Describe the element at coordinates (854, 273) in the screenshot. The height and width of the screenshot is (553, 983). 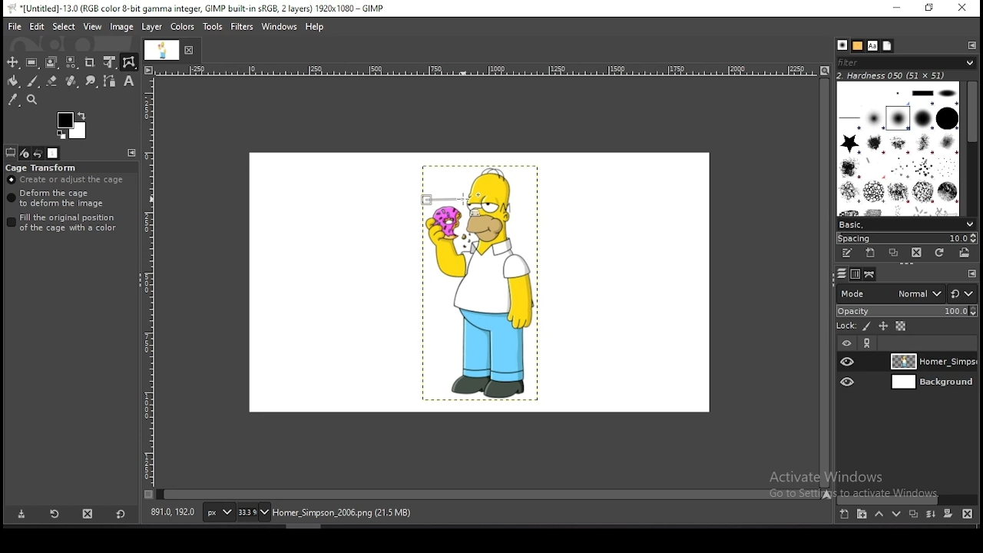
I see `channels` at that location.